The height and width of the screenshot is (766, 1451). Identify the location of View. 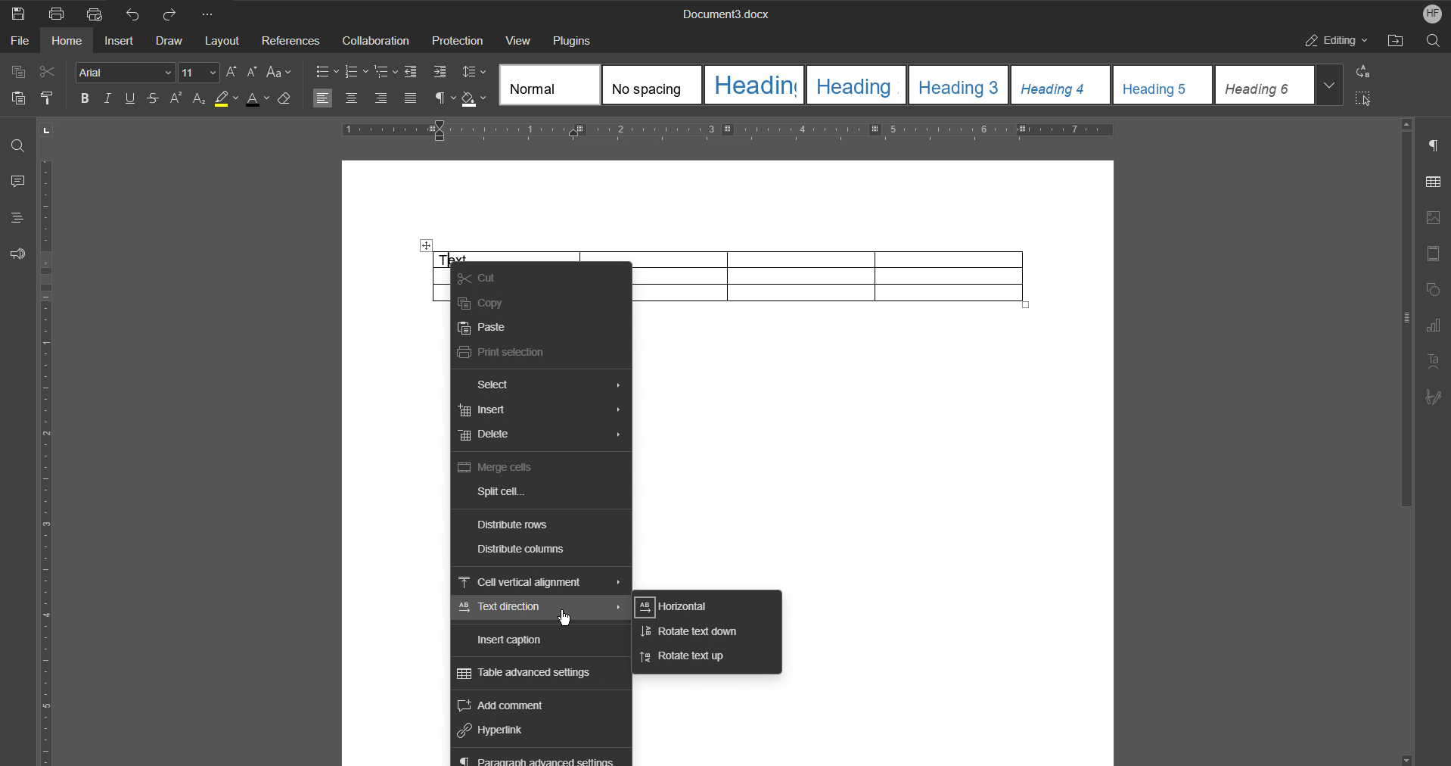
(518, 39).